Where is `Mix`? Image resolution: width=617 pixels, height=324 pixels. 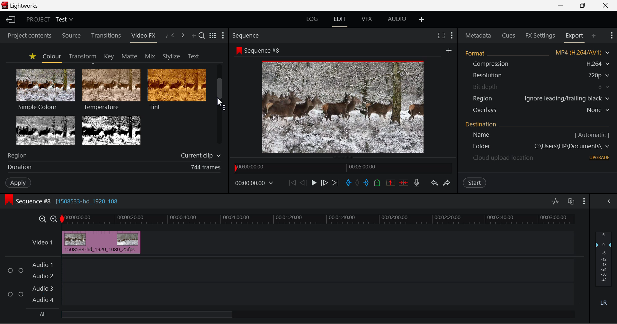 Mix is located at coordinates (150, 55).